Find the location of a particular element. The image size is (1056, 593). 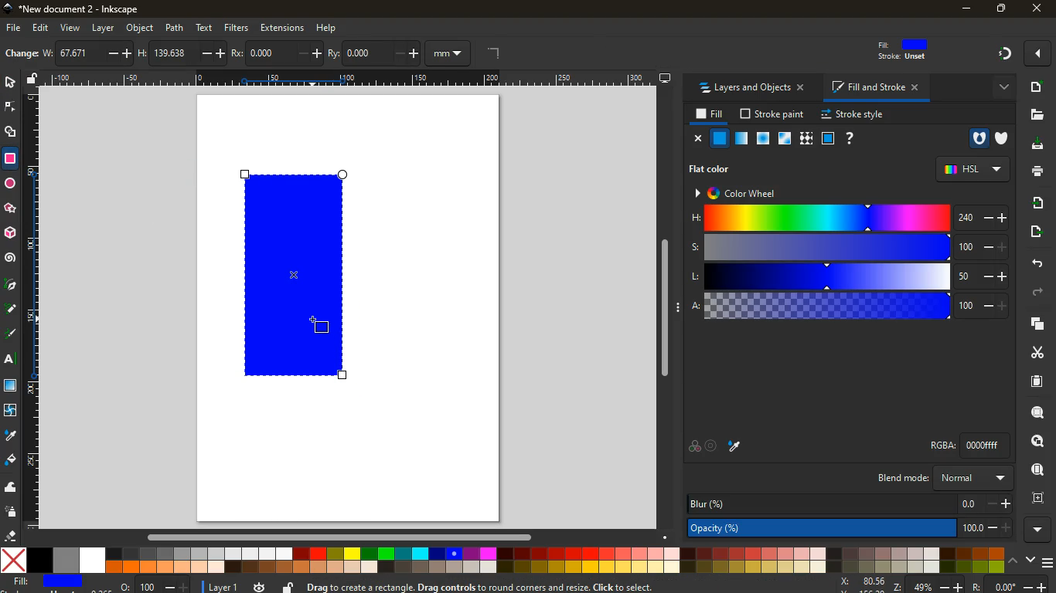

edit is located at coordinates (43, 29).